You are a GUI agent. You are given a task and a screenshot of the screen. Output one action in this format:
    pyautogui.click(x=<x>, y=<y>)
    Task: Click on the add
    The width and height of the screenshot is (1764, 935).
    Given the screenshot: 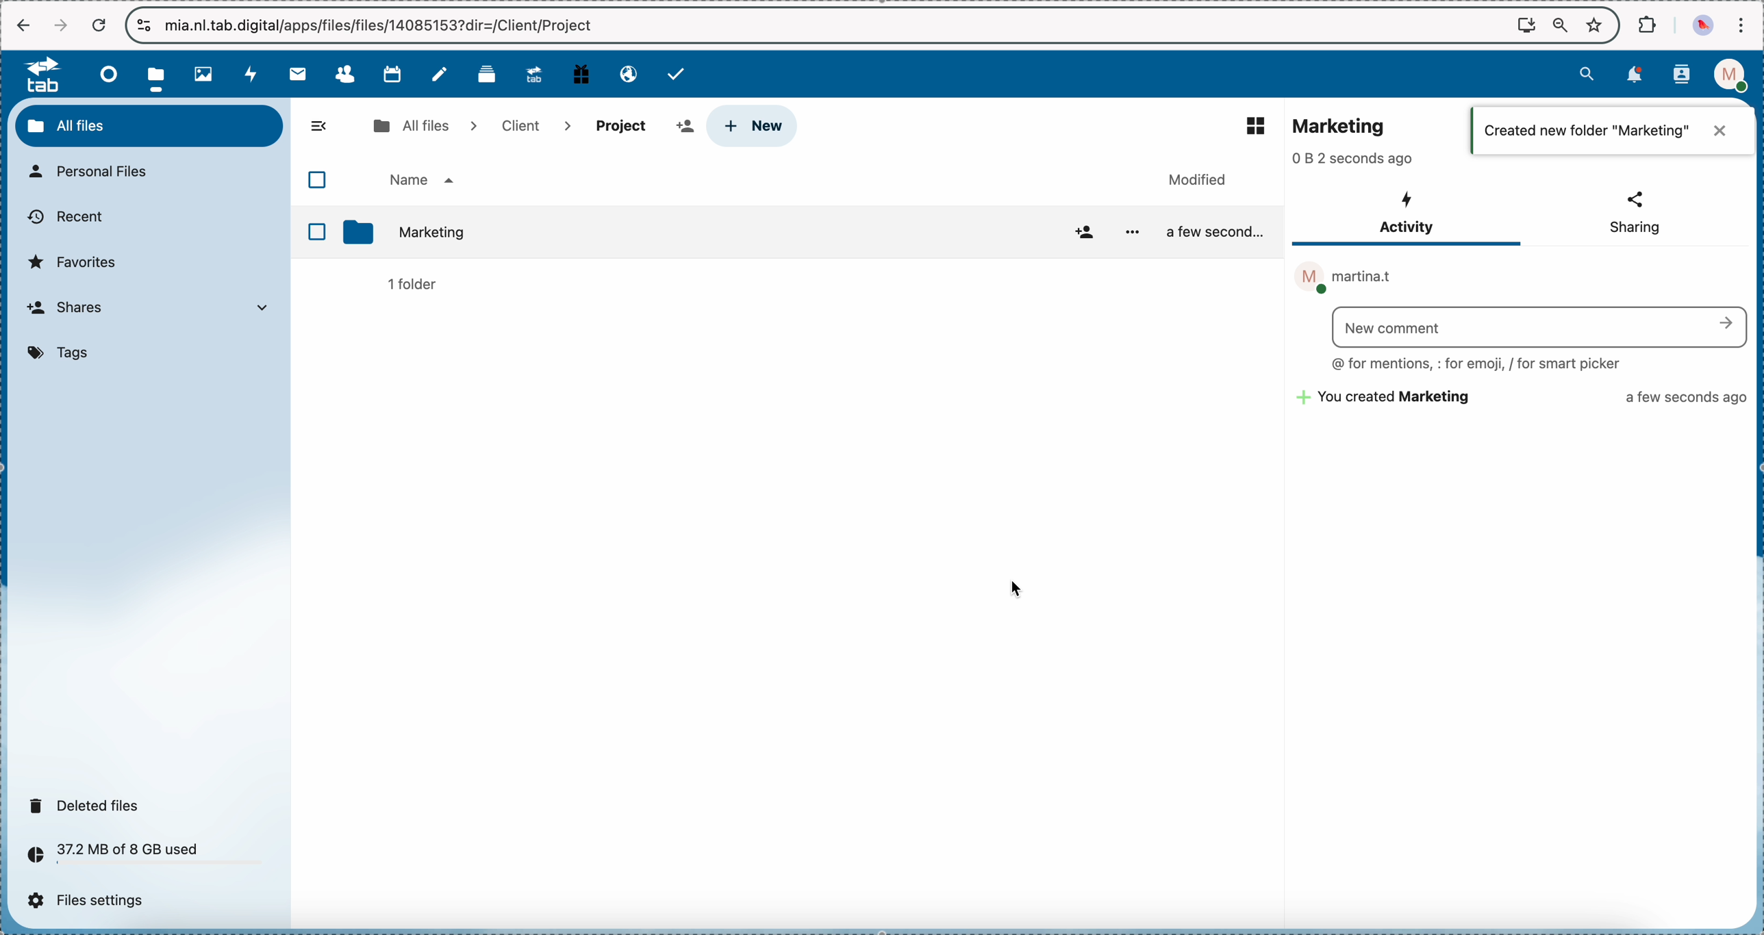 What is the action you would take?
    pyautogui.click(x=1079, y=233)
    